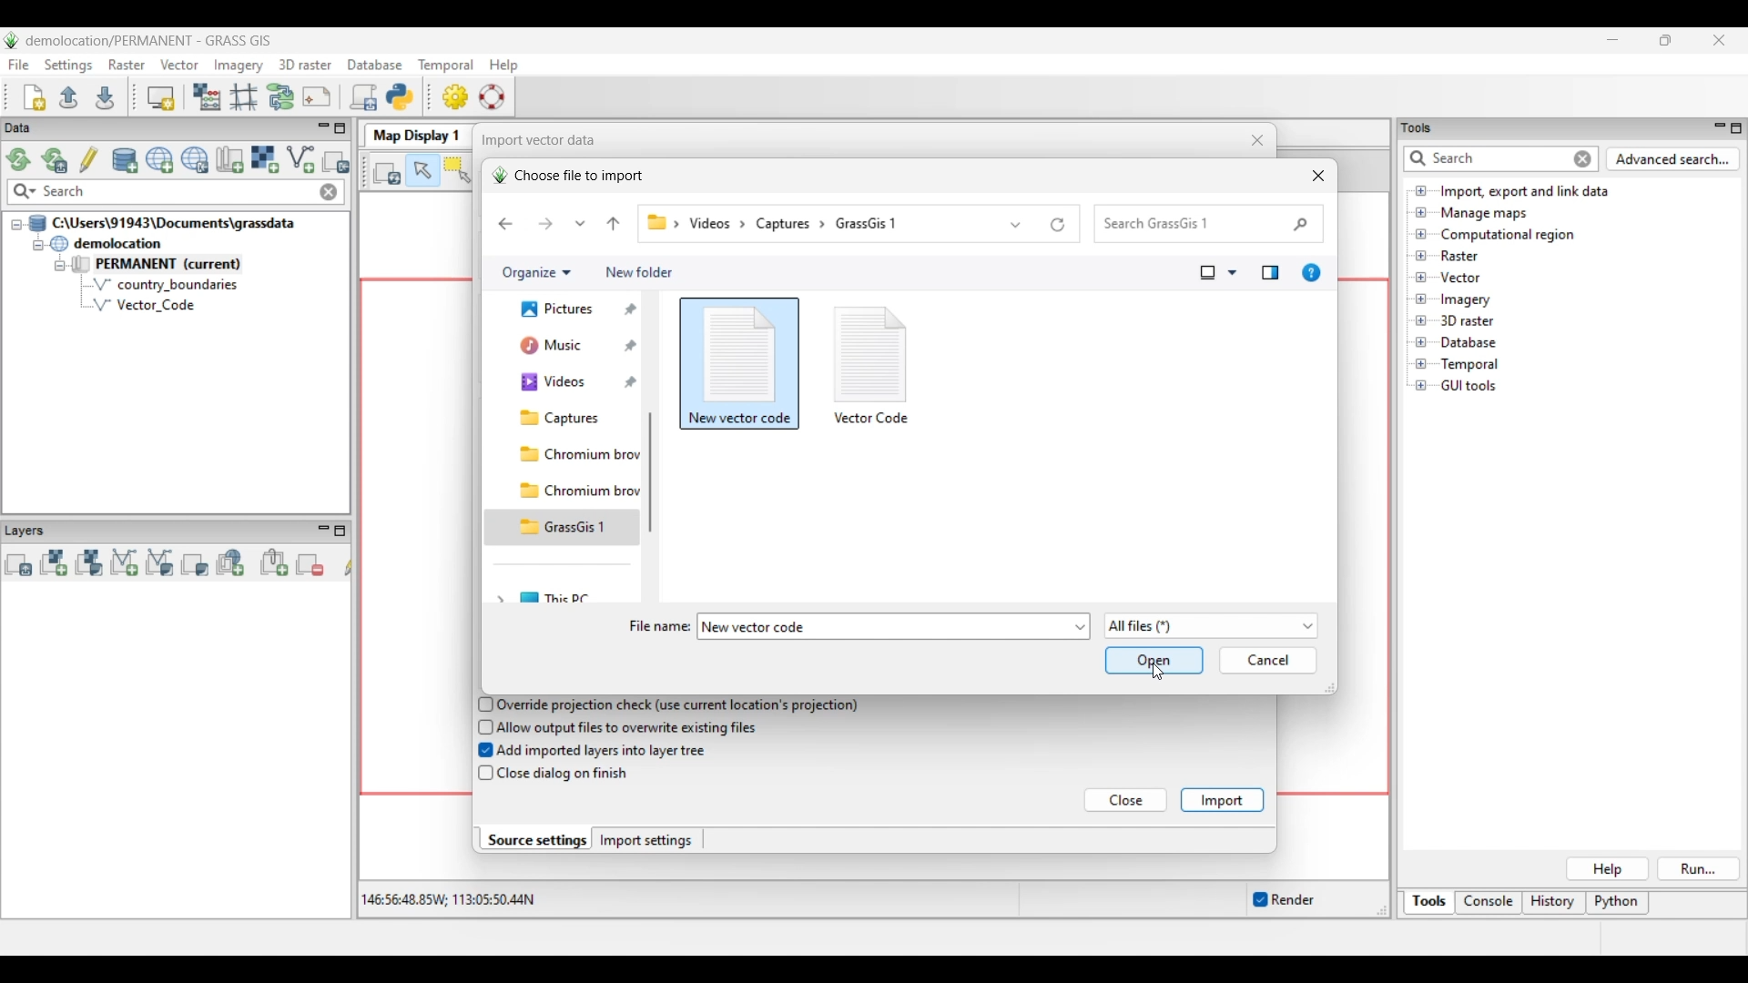 The width and height of the screenshot is (1748, 983). I want to click on Import settings, so click(646, 840).